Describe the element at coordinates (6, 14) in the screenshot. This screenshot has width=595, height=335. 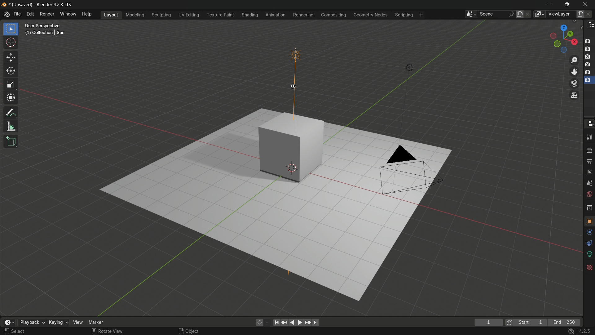
I see `logo` at that location.